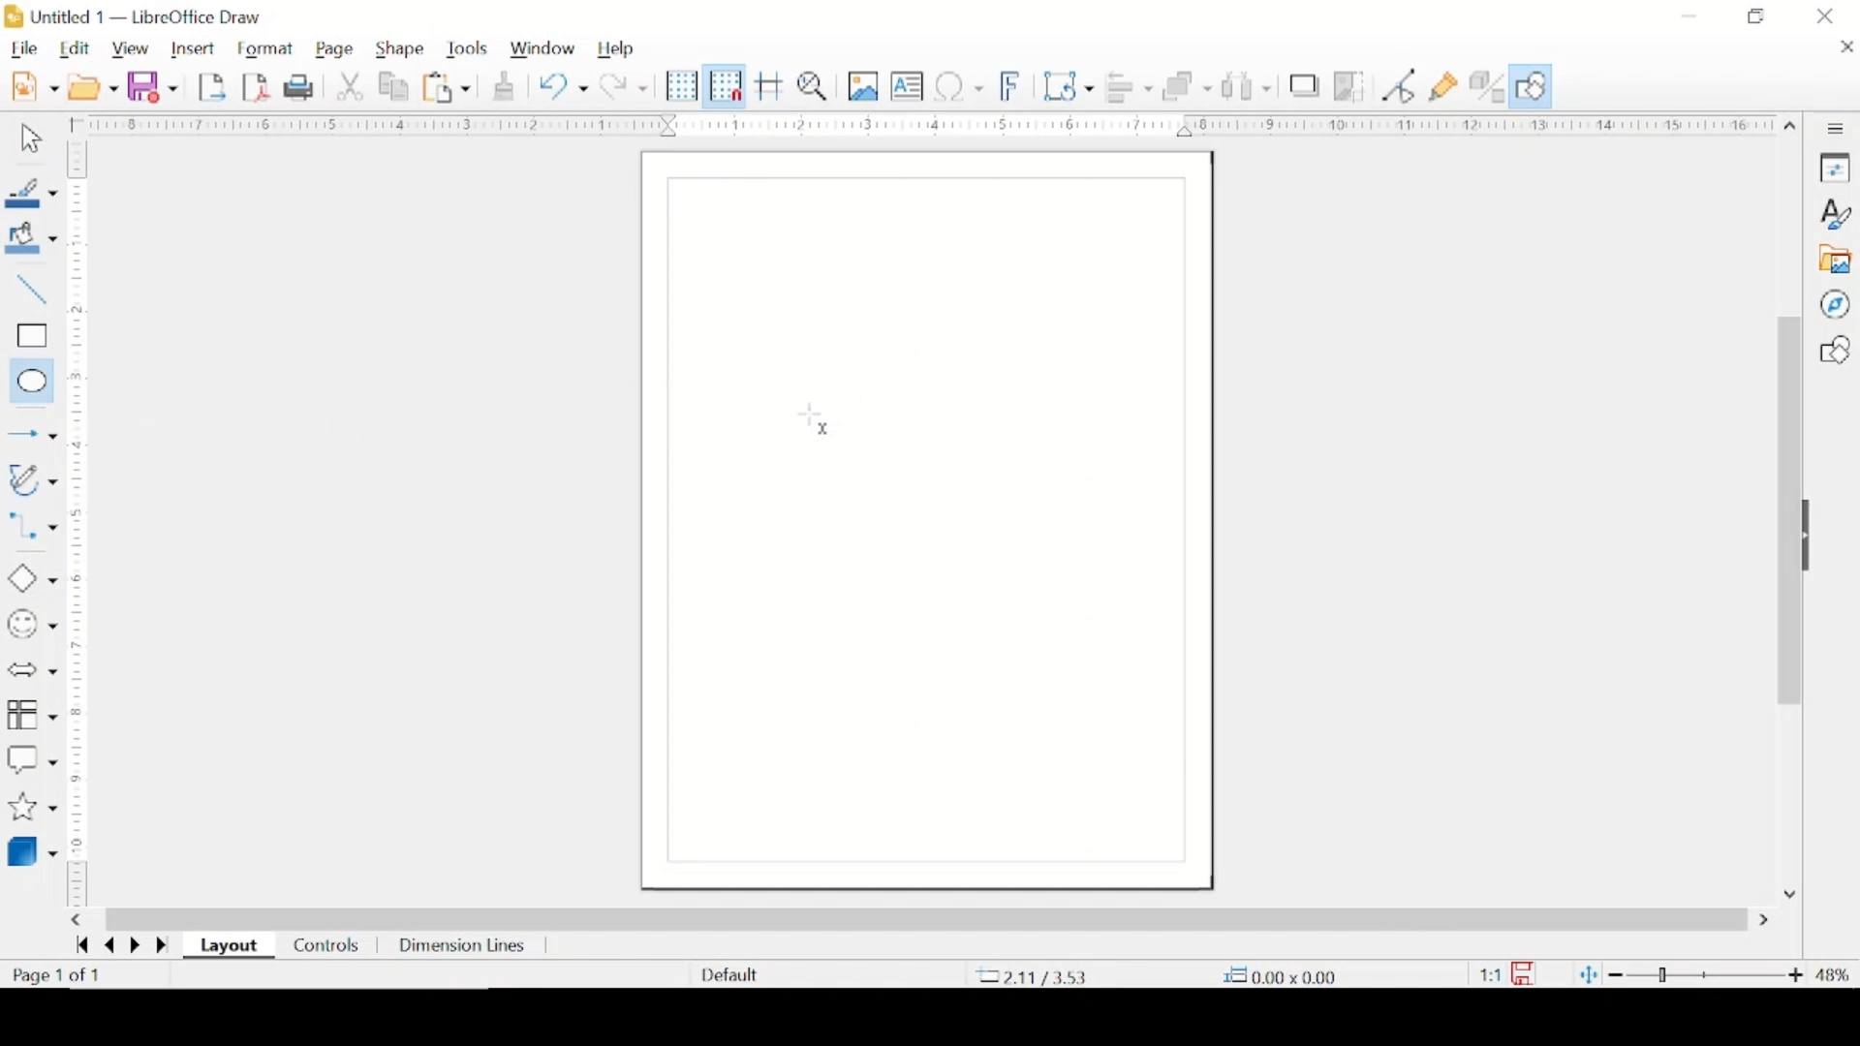 This screenshot has height=1046, width=1860. Describe the element at coordinates (625, 86) in the screenshot. I see `redo` at that location.